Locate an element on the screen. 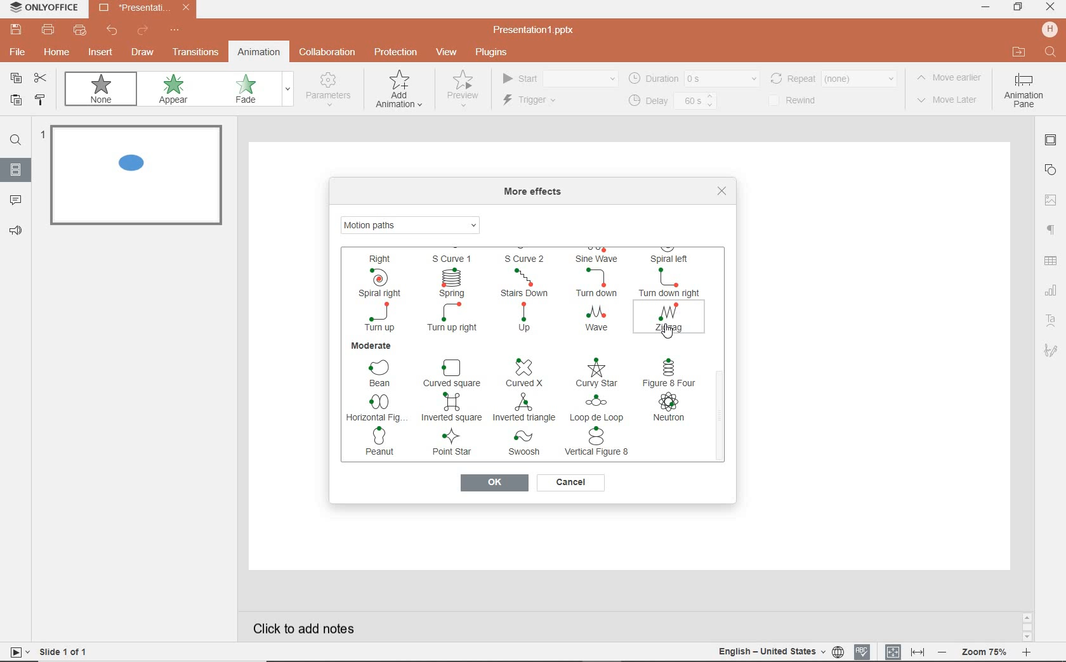  NEUTRON is located at coordinates (669, 408).